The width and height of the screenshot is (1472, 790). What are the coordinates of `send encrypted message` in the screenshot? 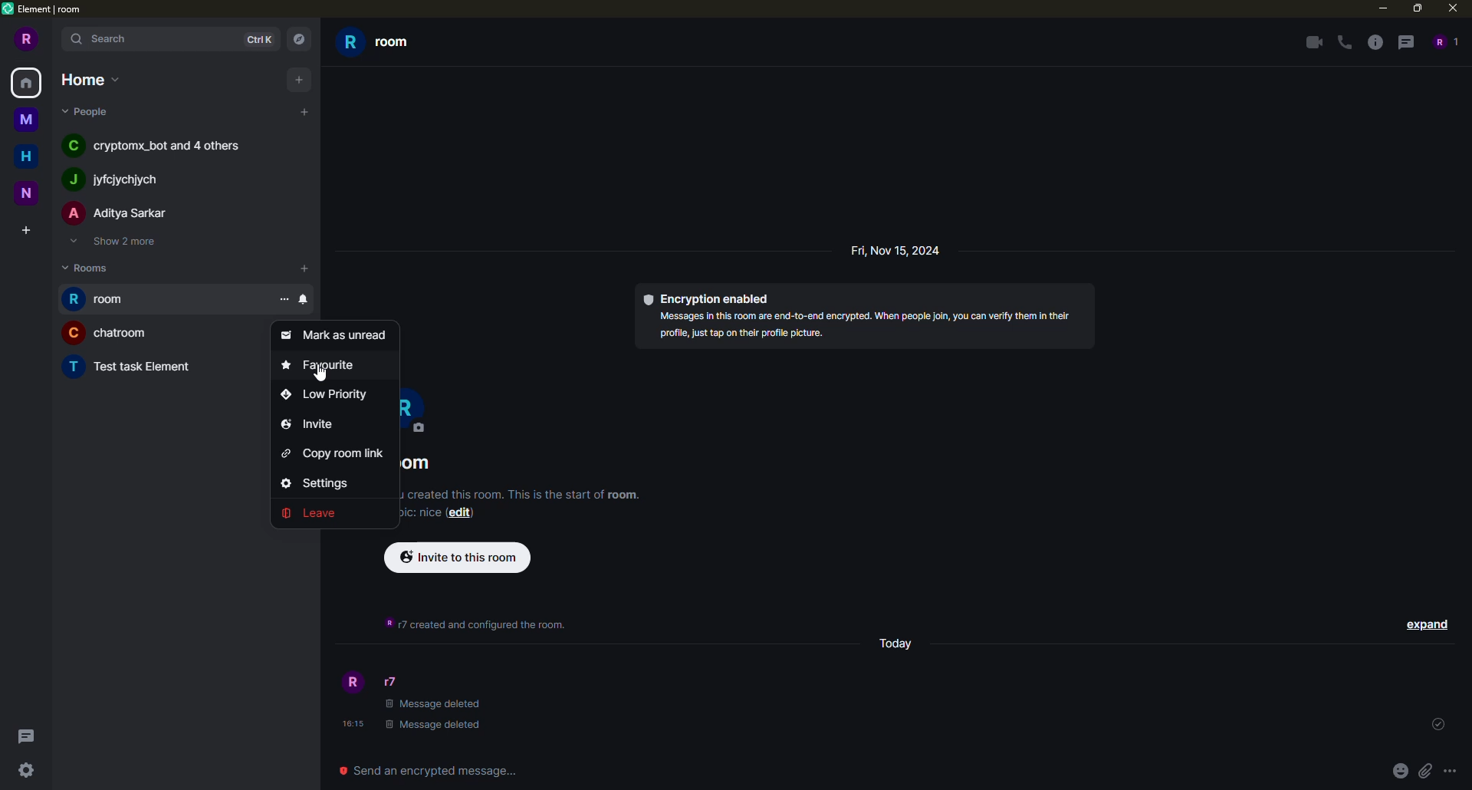 It's located at (434, 769).